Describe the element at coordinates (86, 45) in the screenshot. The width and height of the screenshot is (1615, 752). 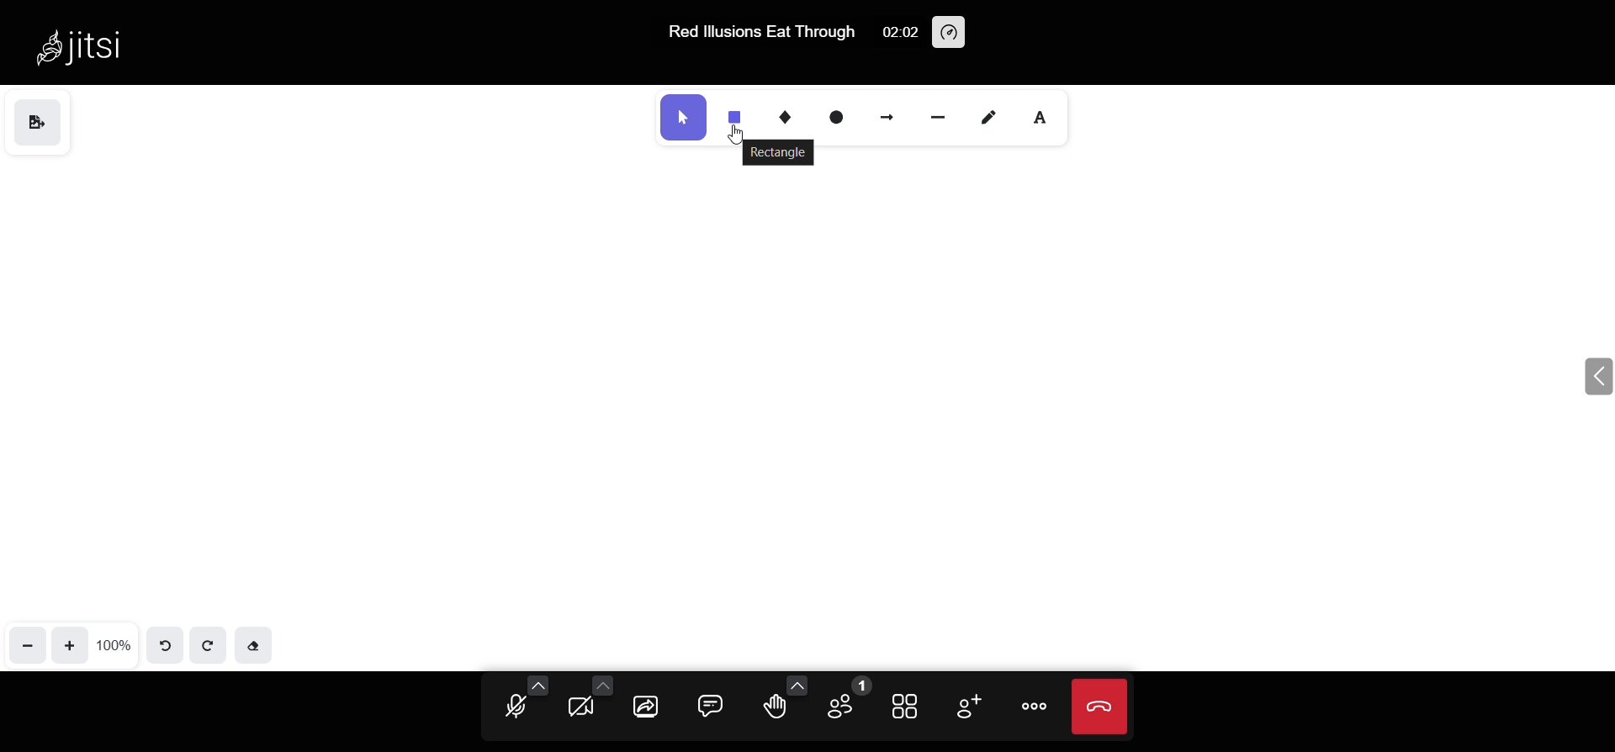
I see `Jitsi` at that location.